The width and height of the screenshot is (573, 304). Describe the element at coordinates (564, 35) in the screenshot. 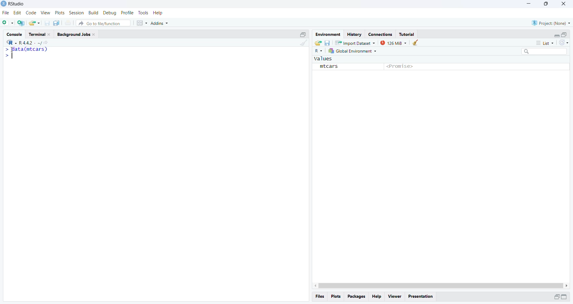

I see `maximize` at that location.